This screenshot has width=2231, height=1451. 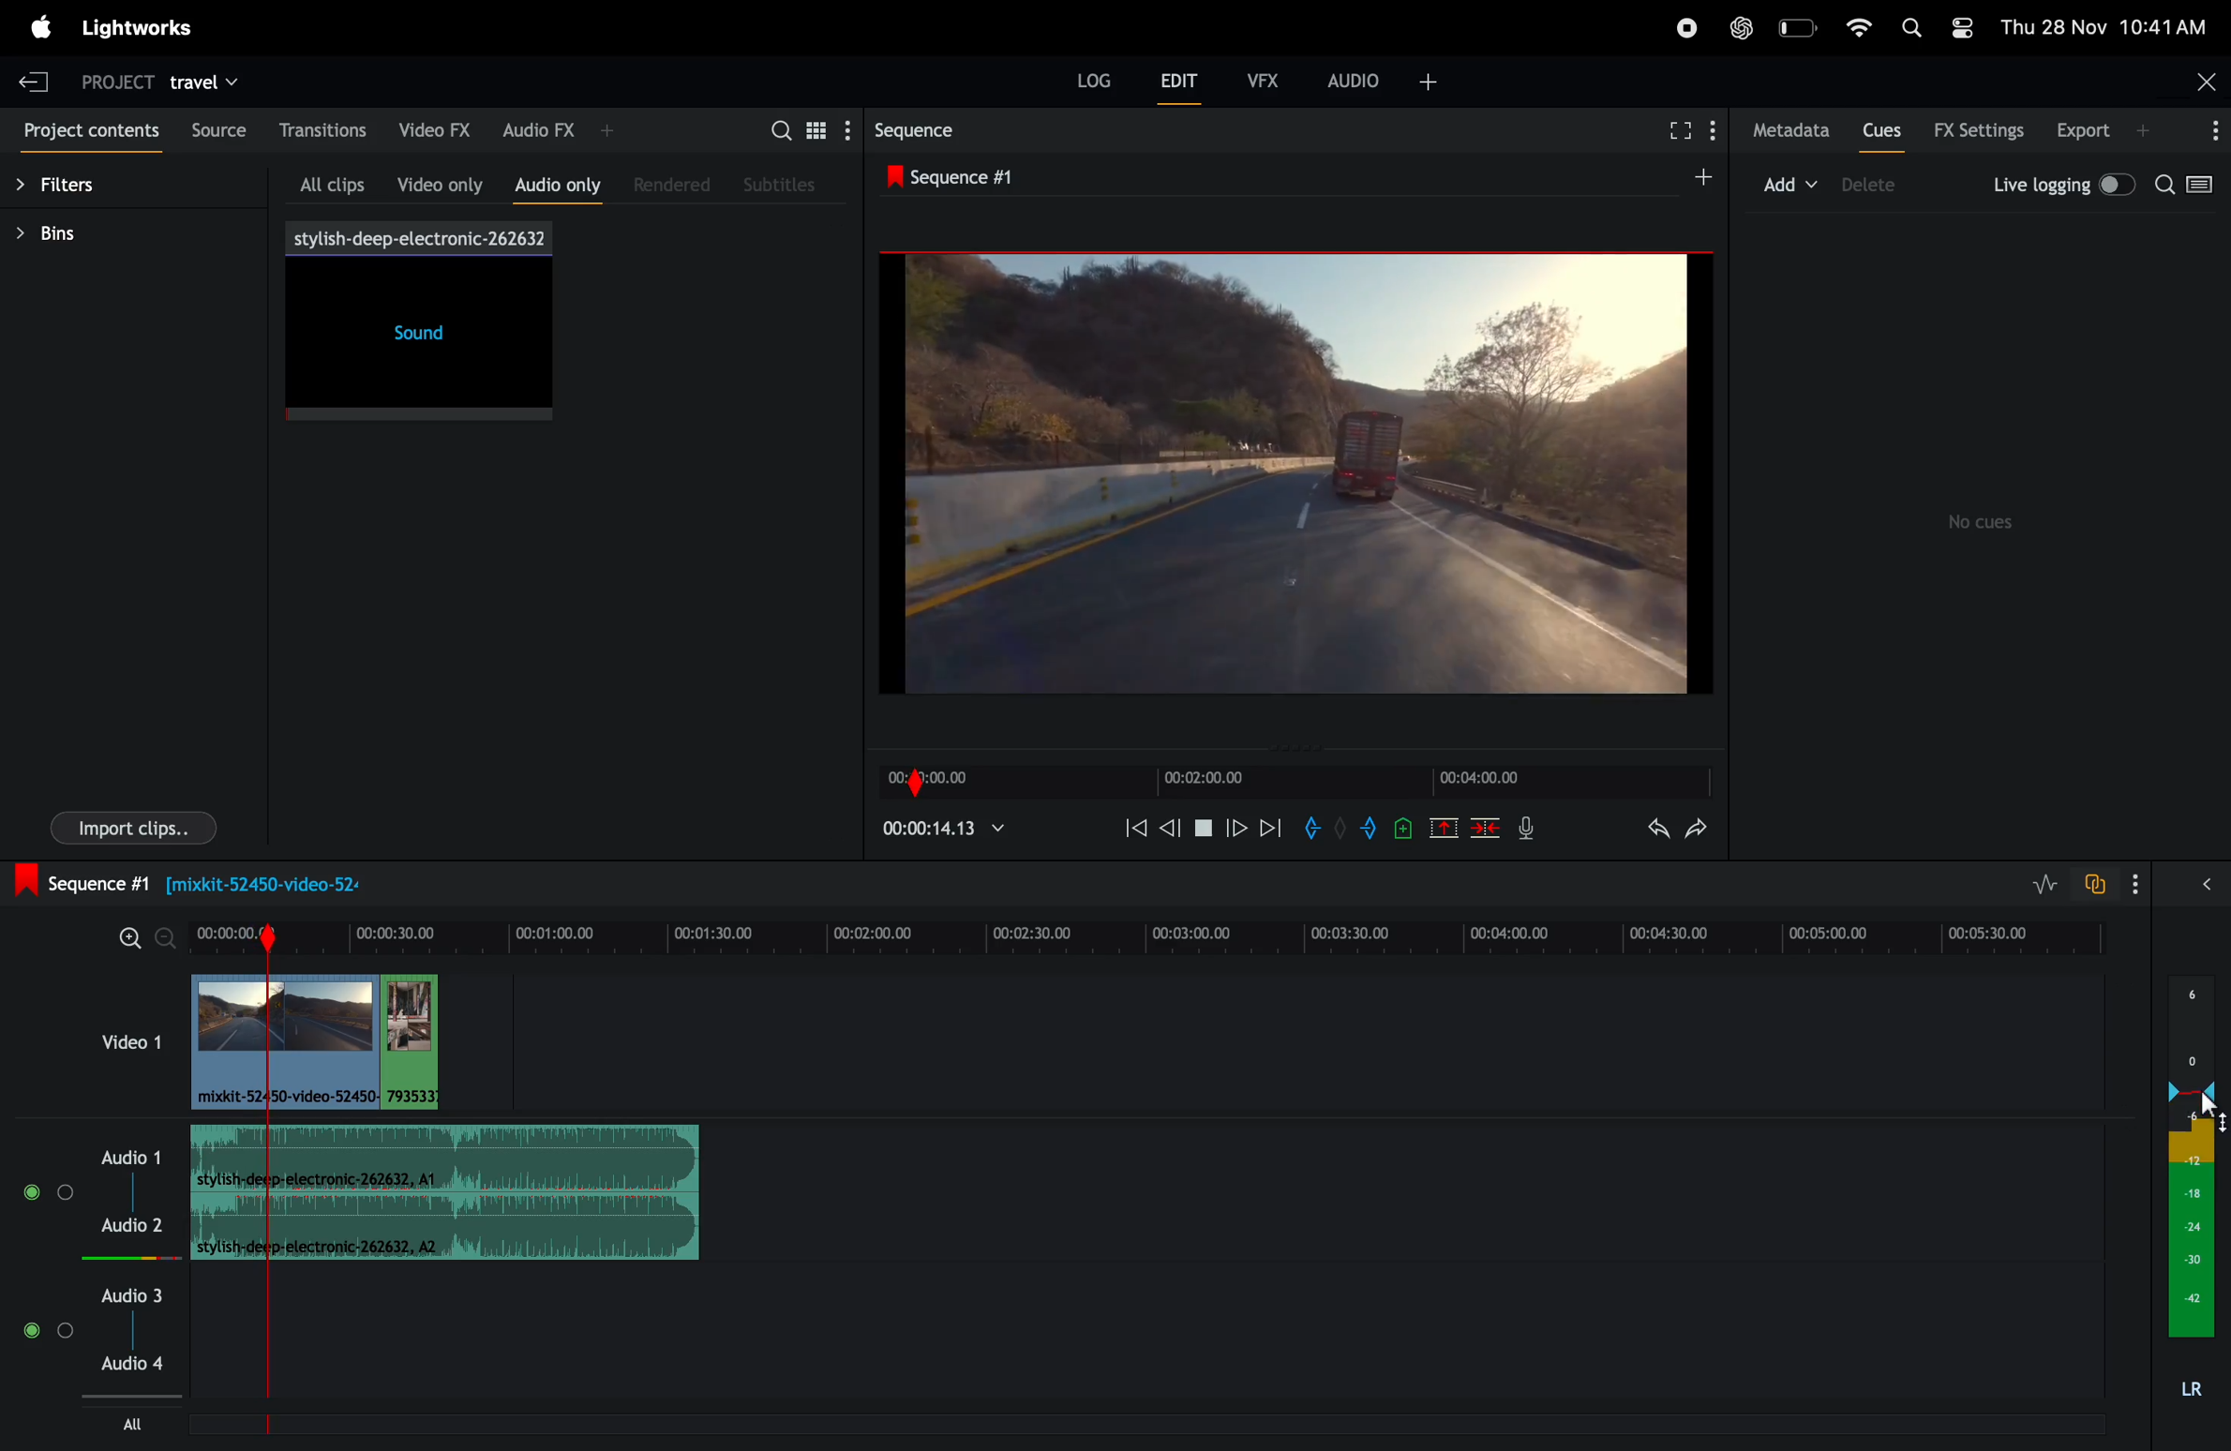 What do you see at coordinates (319, 180) in the screenshot?
I see `all clips` at bounding box center [319, 180].